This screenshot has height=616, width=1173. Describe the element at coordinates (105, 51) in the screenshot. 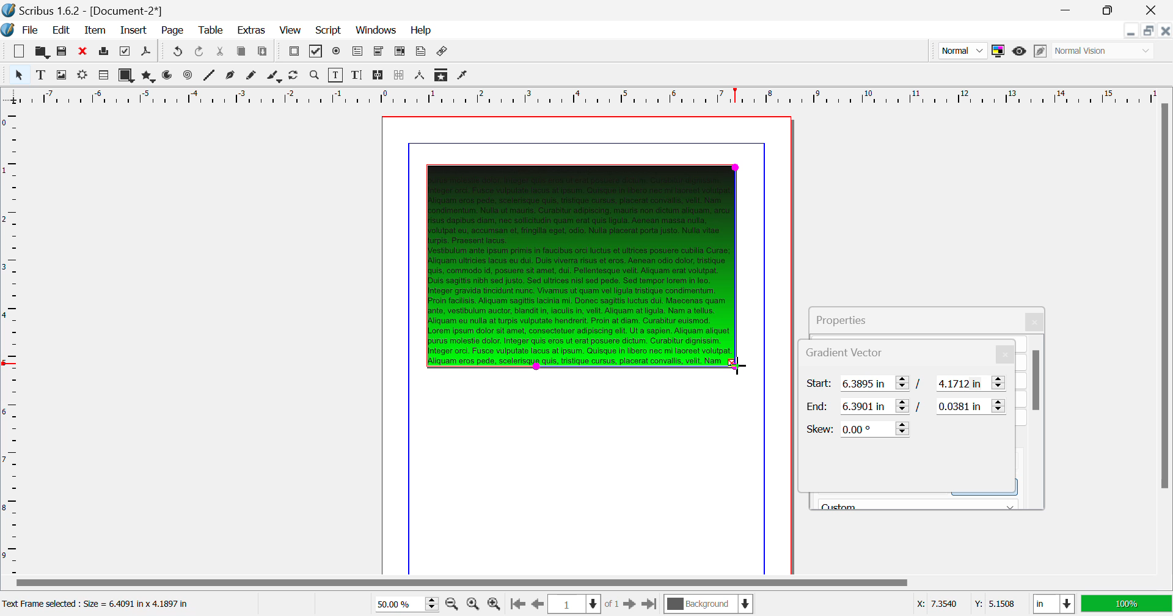

I see `Print` at that location.